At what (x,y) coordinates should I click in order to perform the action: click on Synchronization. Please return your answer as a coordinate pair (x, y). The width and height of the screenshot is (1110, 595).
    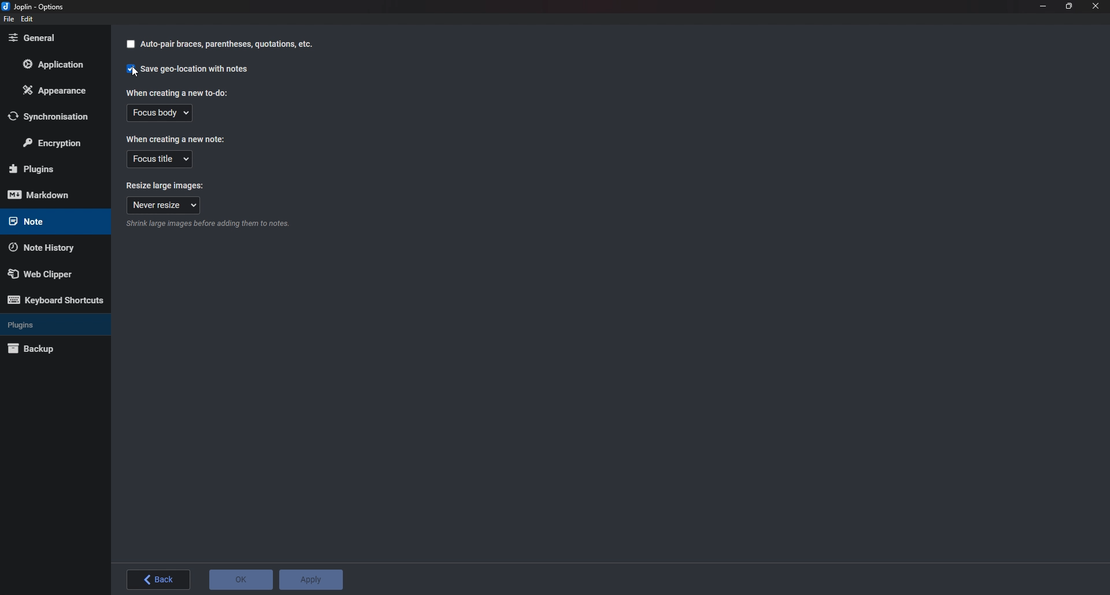
    Looking at the image, I should click on (50, 117).